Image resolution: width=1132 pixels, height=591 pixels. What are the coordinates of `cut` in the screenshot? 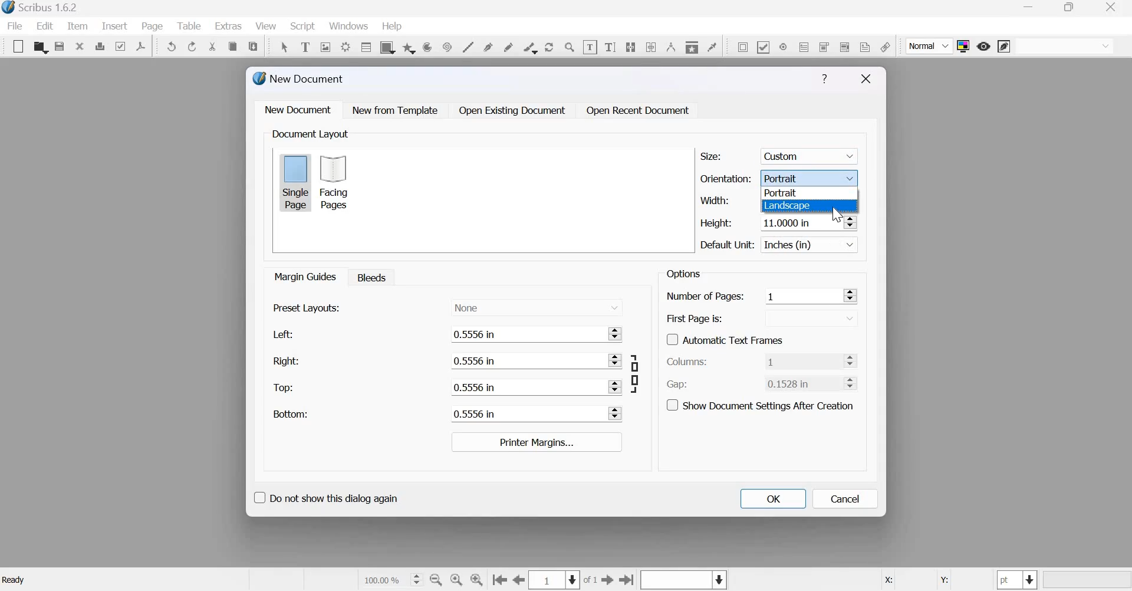 It's located at (213, 47).